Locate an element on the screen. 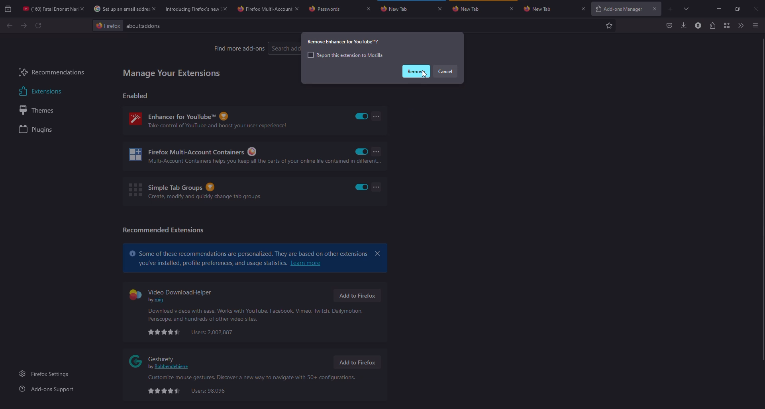  remove ehancer is located at coordinates (344, 41).